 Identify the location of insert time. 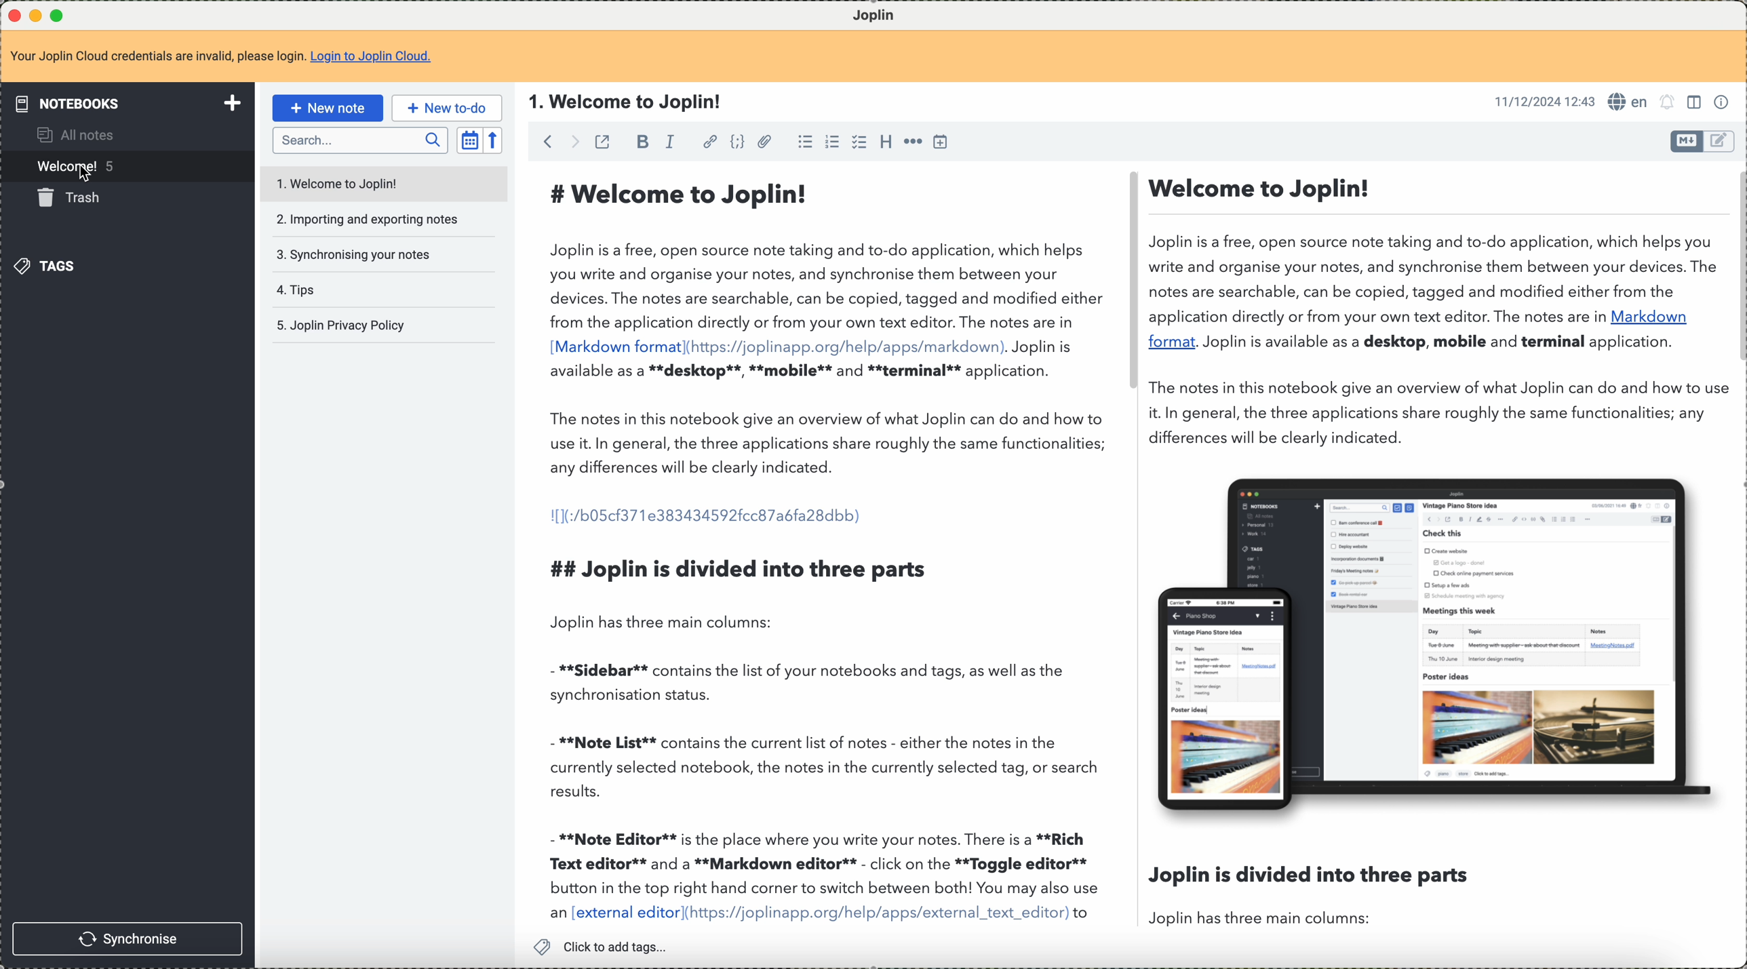
(943, 142).